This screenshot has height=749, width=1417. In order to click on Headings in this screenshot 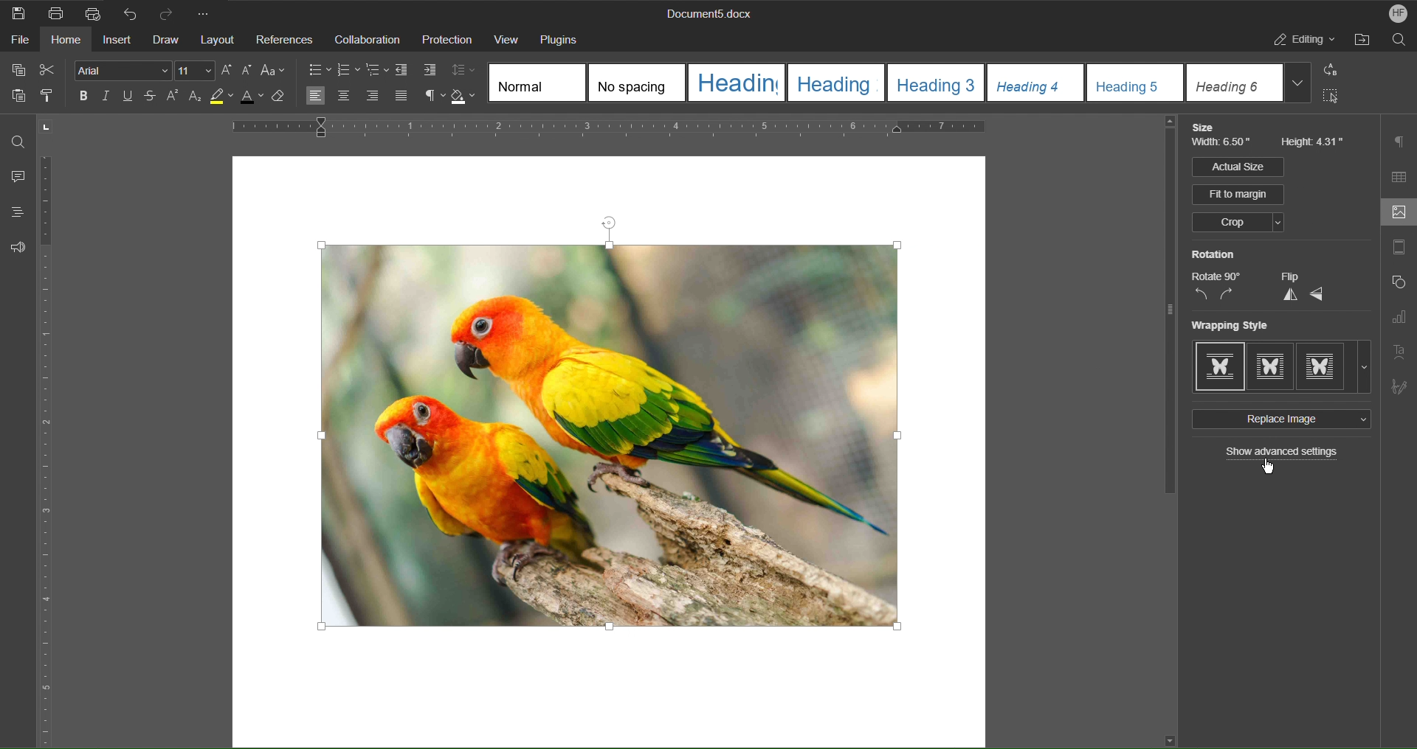, I will do `click(13, 212)`.